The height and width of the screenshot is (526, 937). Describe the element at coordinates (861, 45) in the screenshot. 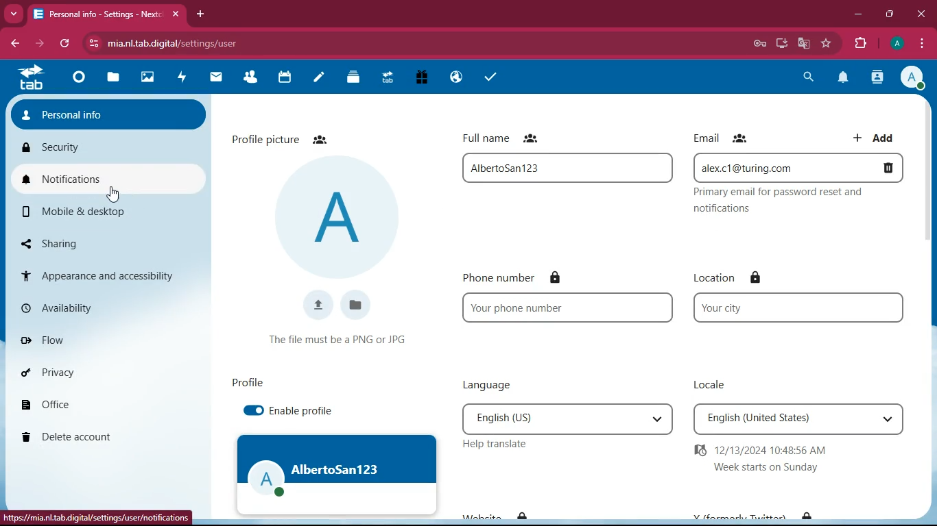

I see `extensions` at that location.